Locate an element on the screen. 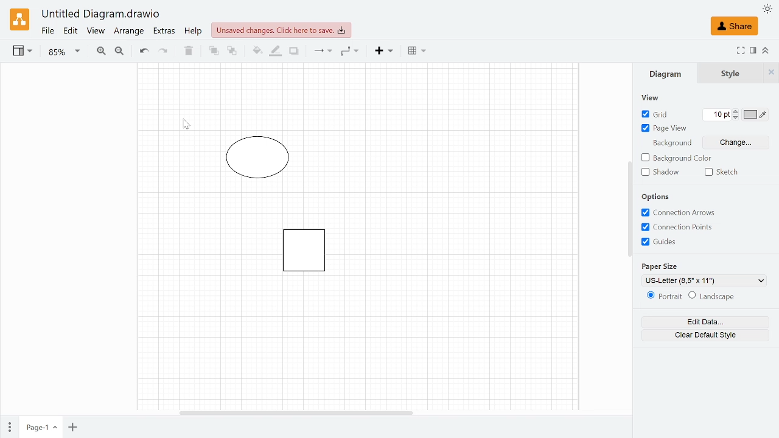 The image size is (779, 438). paper size is located at coordinates (662, 267).